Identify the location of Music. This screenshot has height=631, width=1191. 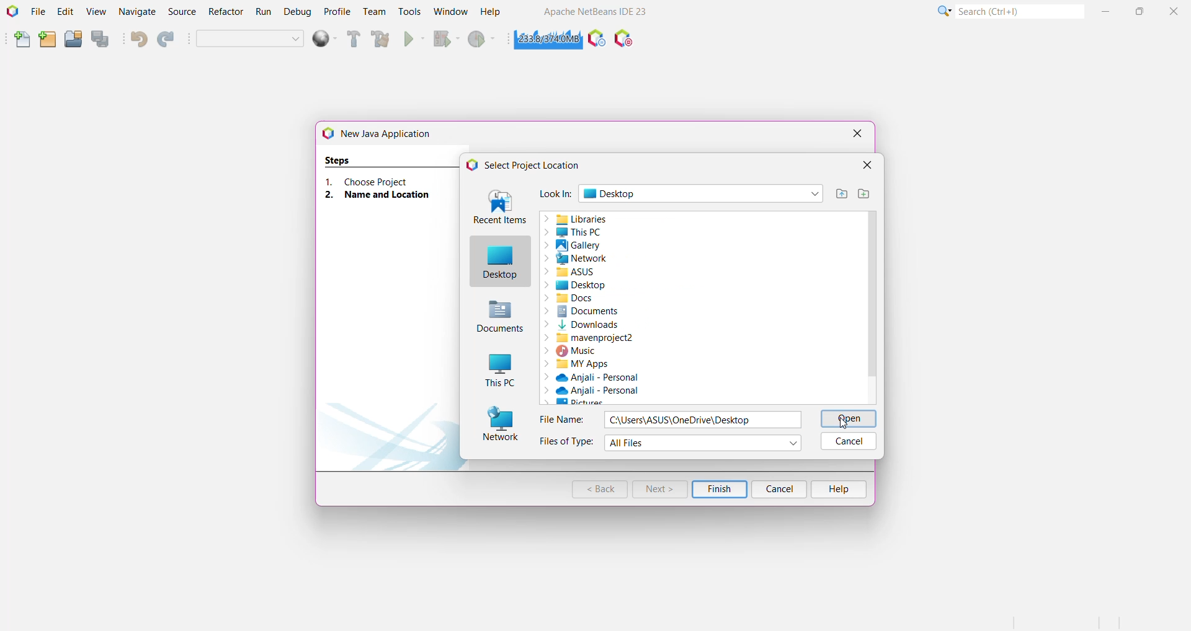
(669, 351).